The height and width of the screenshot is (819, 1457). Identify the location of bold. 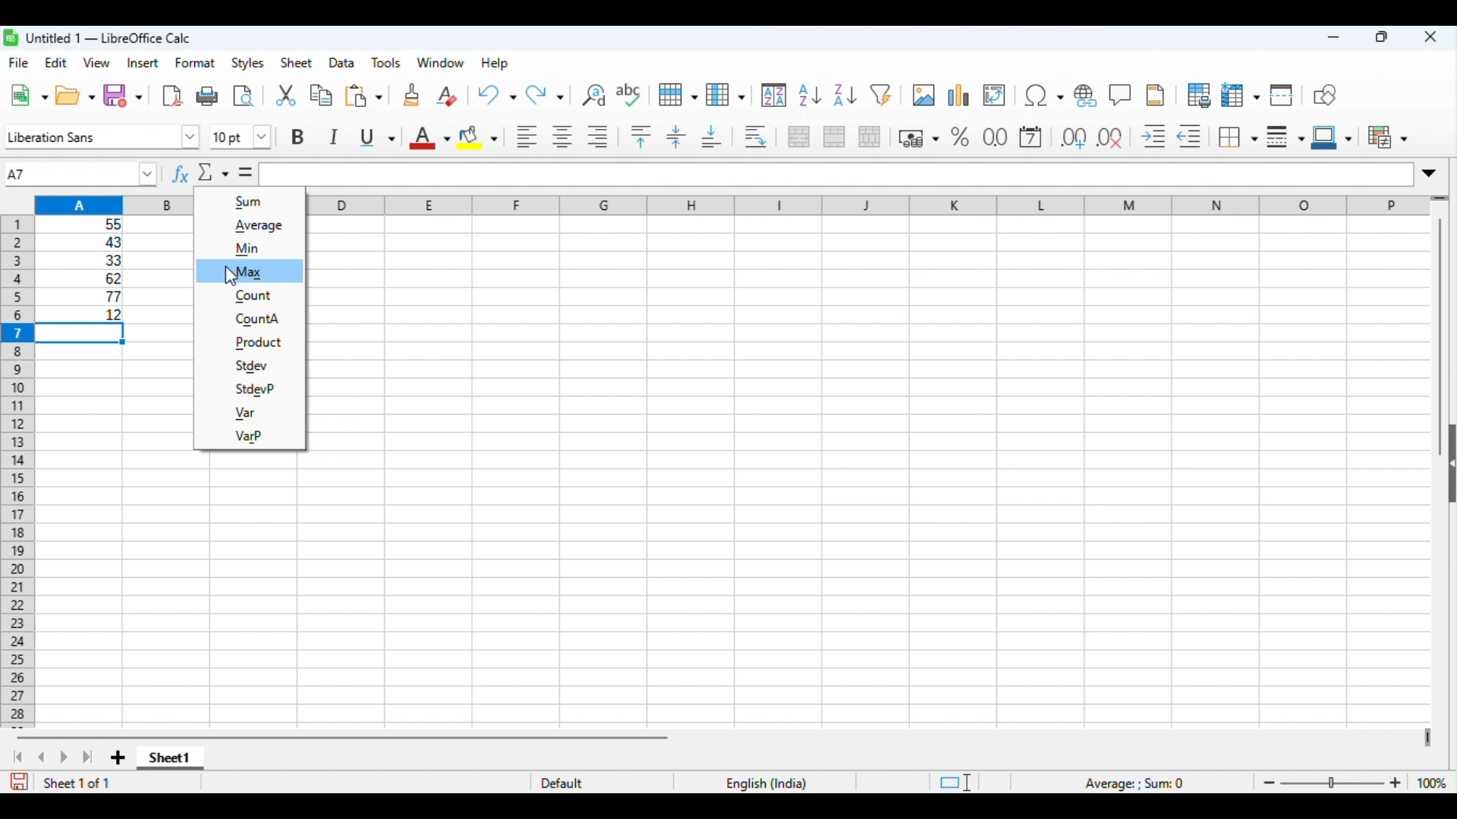
(301, 136).